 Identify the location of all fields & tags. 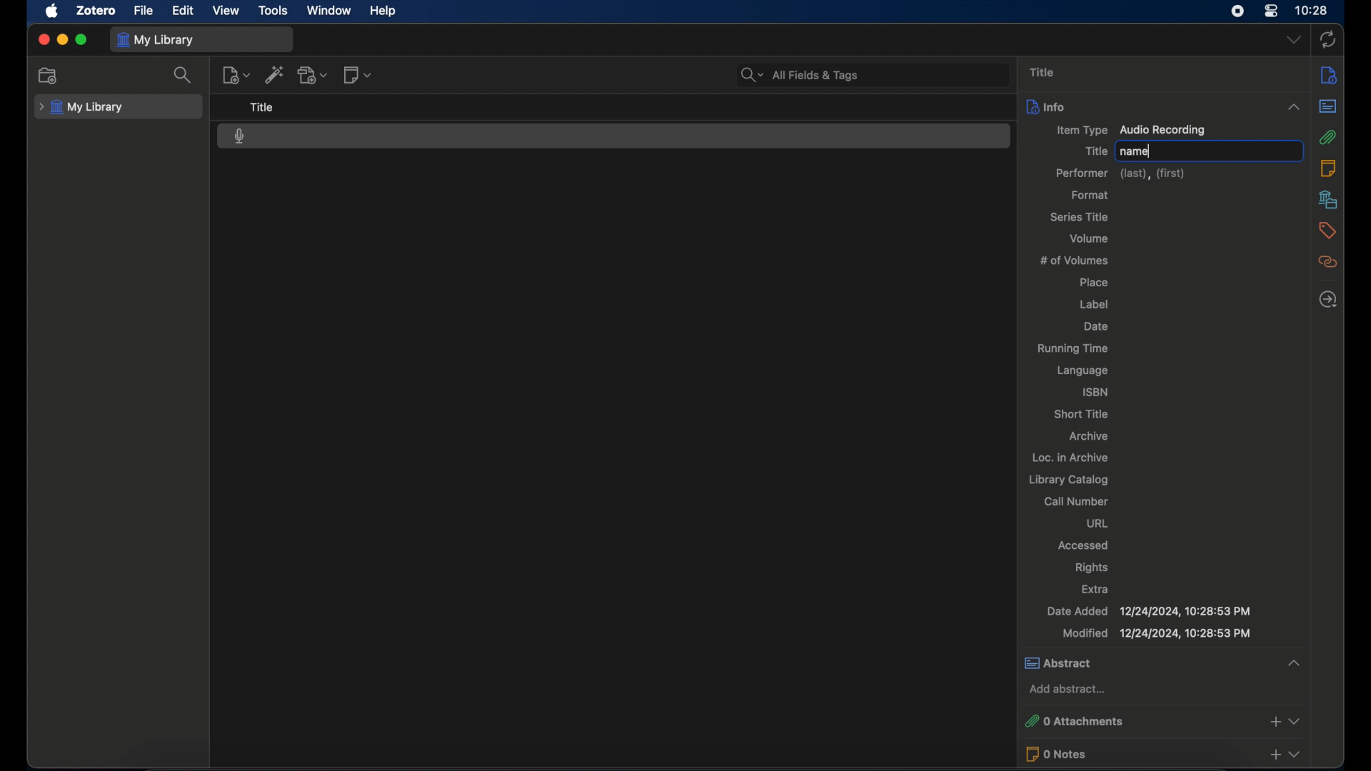
(798, 74).